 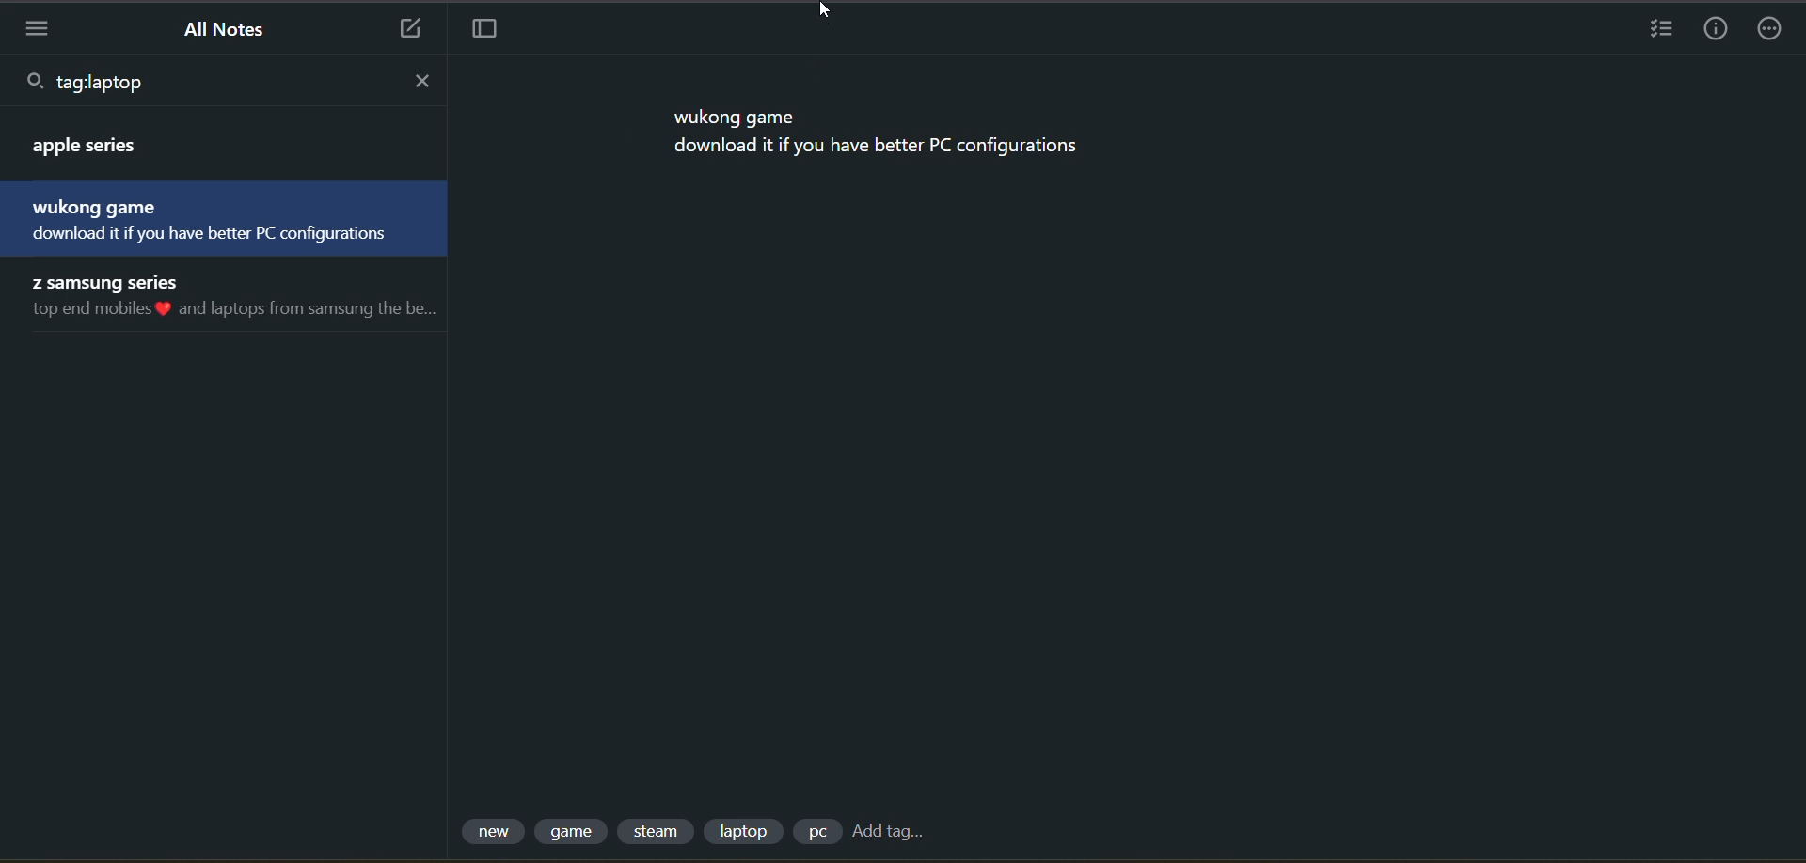 What do you see at coordinates (658, 830) in the screenshot?
I see `tag 3` at bounding box center [658, 830].